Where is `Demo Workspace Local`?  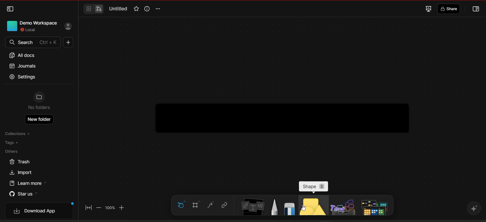 Demo Workspace Local is located at coordinates (30, 26).